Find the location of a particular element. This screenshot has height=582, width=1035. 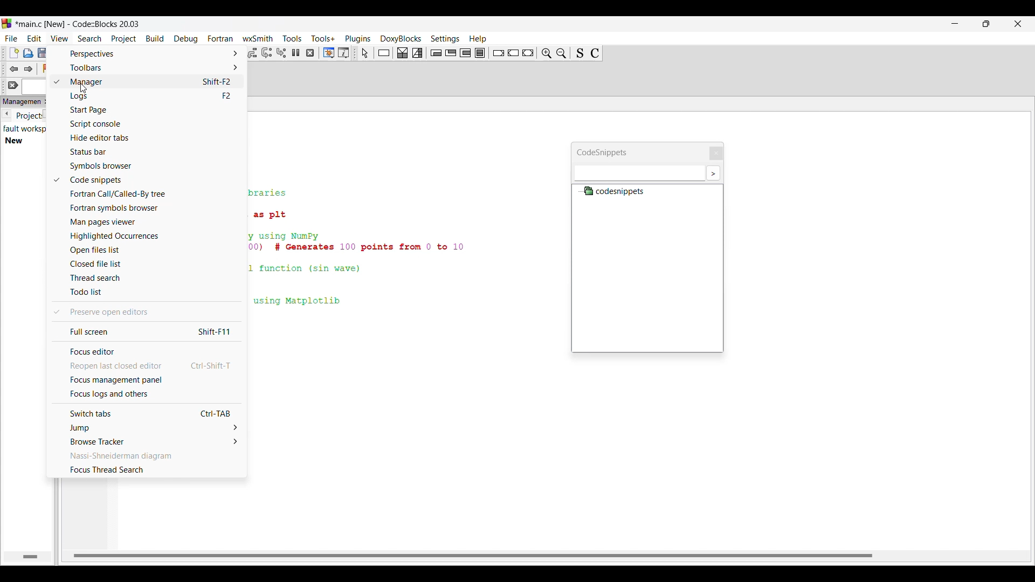

Jump options is located at coordinates (147, 428).